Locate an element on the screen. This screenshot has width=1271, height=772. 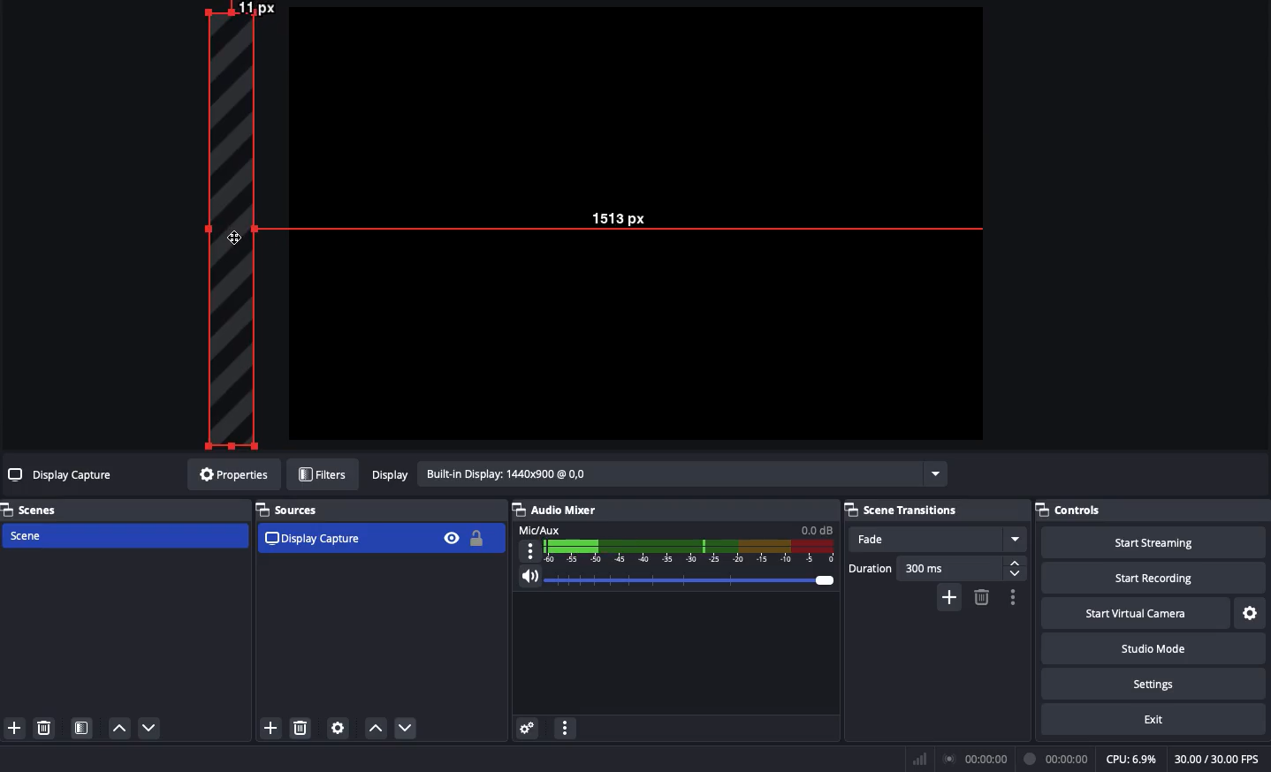
Source properties is located at coordinates (337, 729).